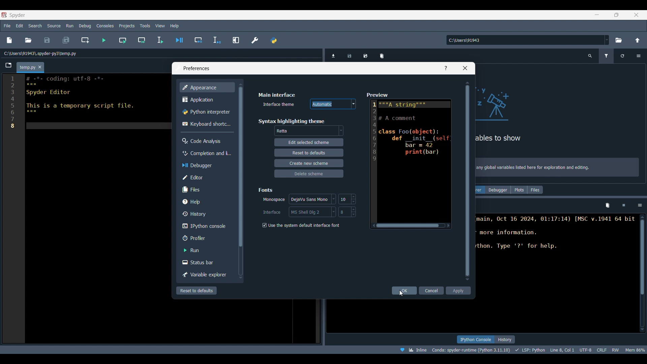  Describe the element at coordinates (206, 153) in the screenshot. I see `Completion and linting` at that location.